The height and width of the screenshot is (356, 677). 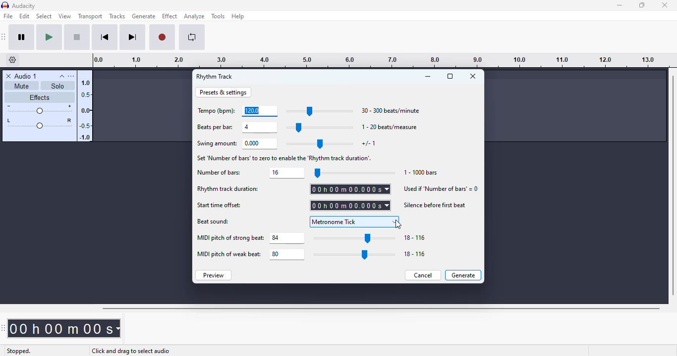 I want to click on tools, so click(x=218, y=16).